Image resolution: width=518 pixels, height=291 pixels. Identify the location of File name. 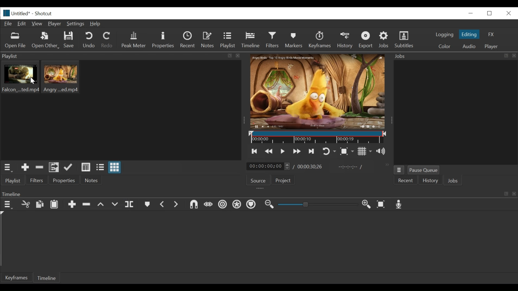
(22, 14).